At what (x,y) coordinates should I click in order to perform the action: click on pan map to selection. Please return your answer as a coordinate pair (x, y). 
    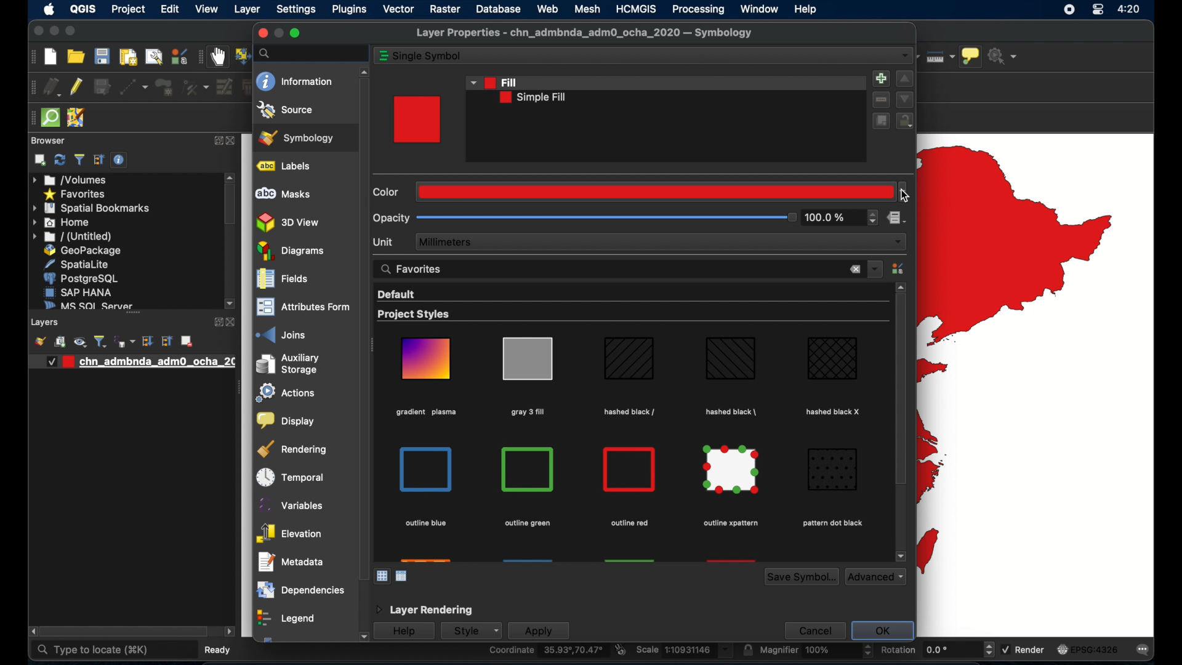
    Looking at the image, I should click on (241, 55).